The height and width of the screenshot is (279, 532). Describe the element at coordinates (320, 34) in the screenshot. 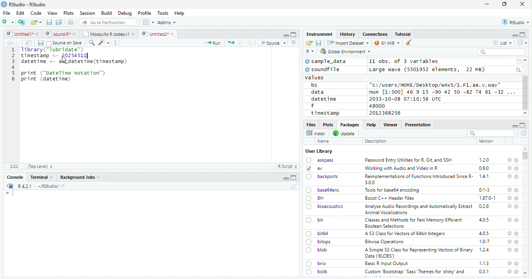

I see `Environment` at that location.